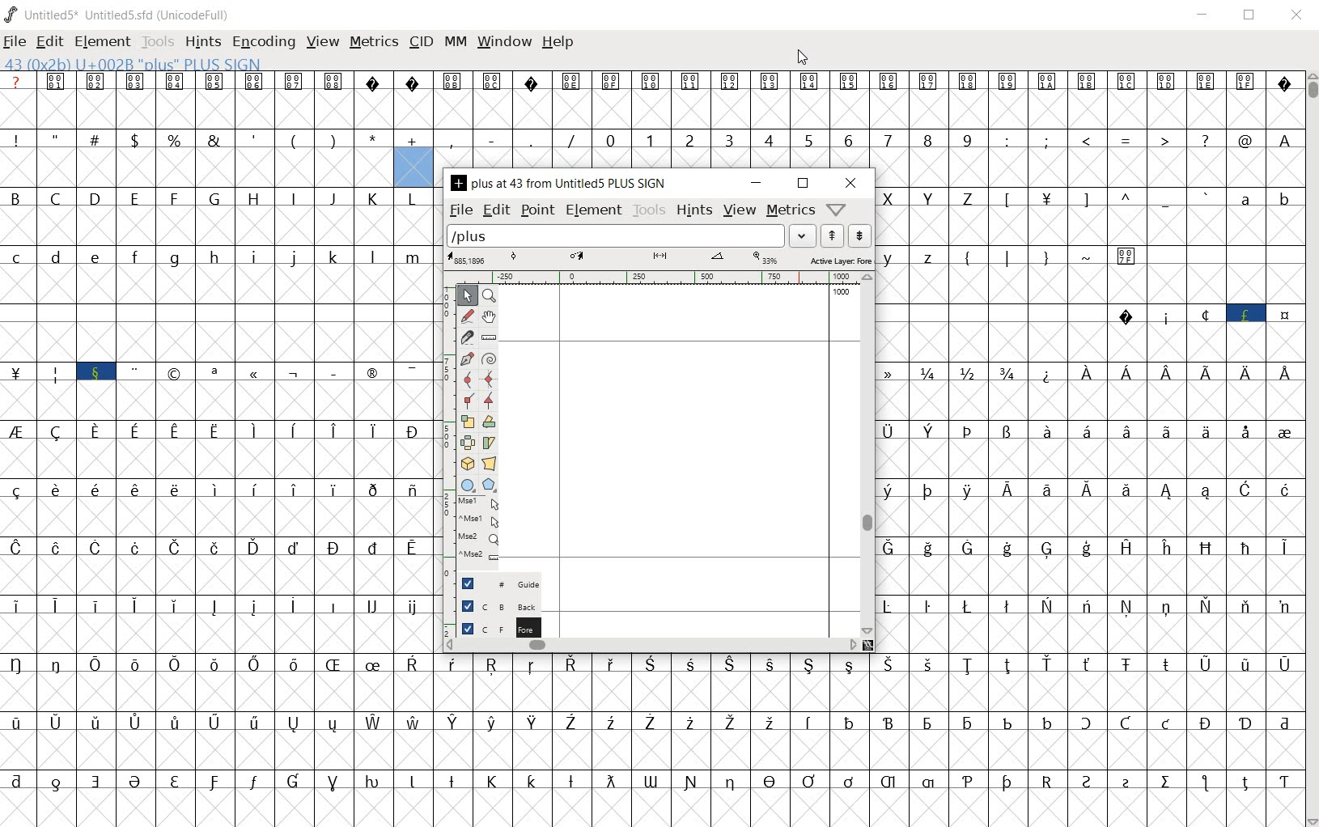 The width and height of the screenshot is (1319, 827). What do you see at coordinates (495, 211) in the screenshot?
I see `edit` at bounding box center [495, 211].